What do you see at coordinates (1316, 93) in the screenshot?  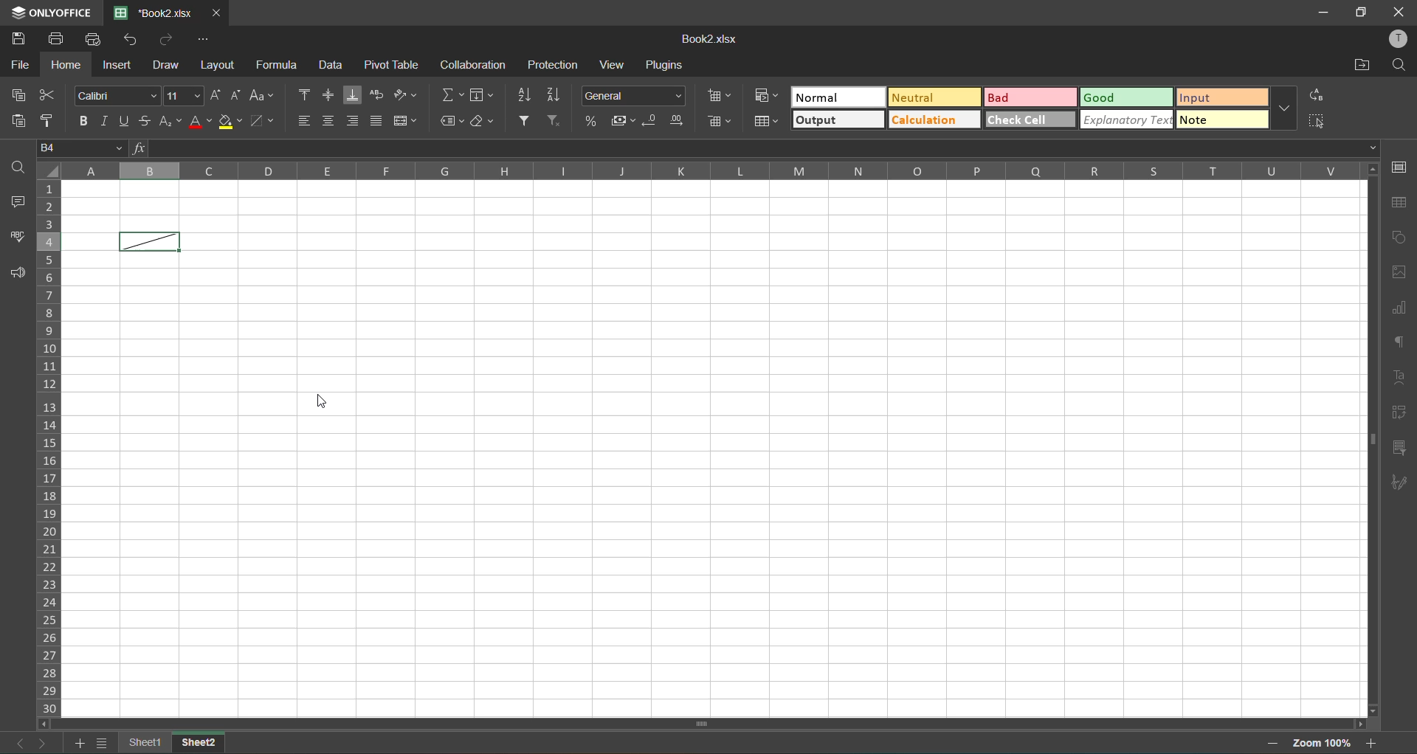 I see `replace` at bounding box center [1316, 93].